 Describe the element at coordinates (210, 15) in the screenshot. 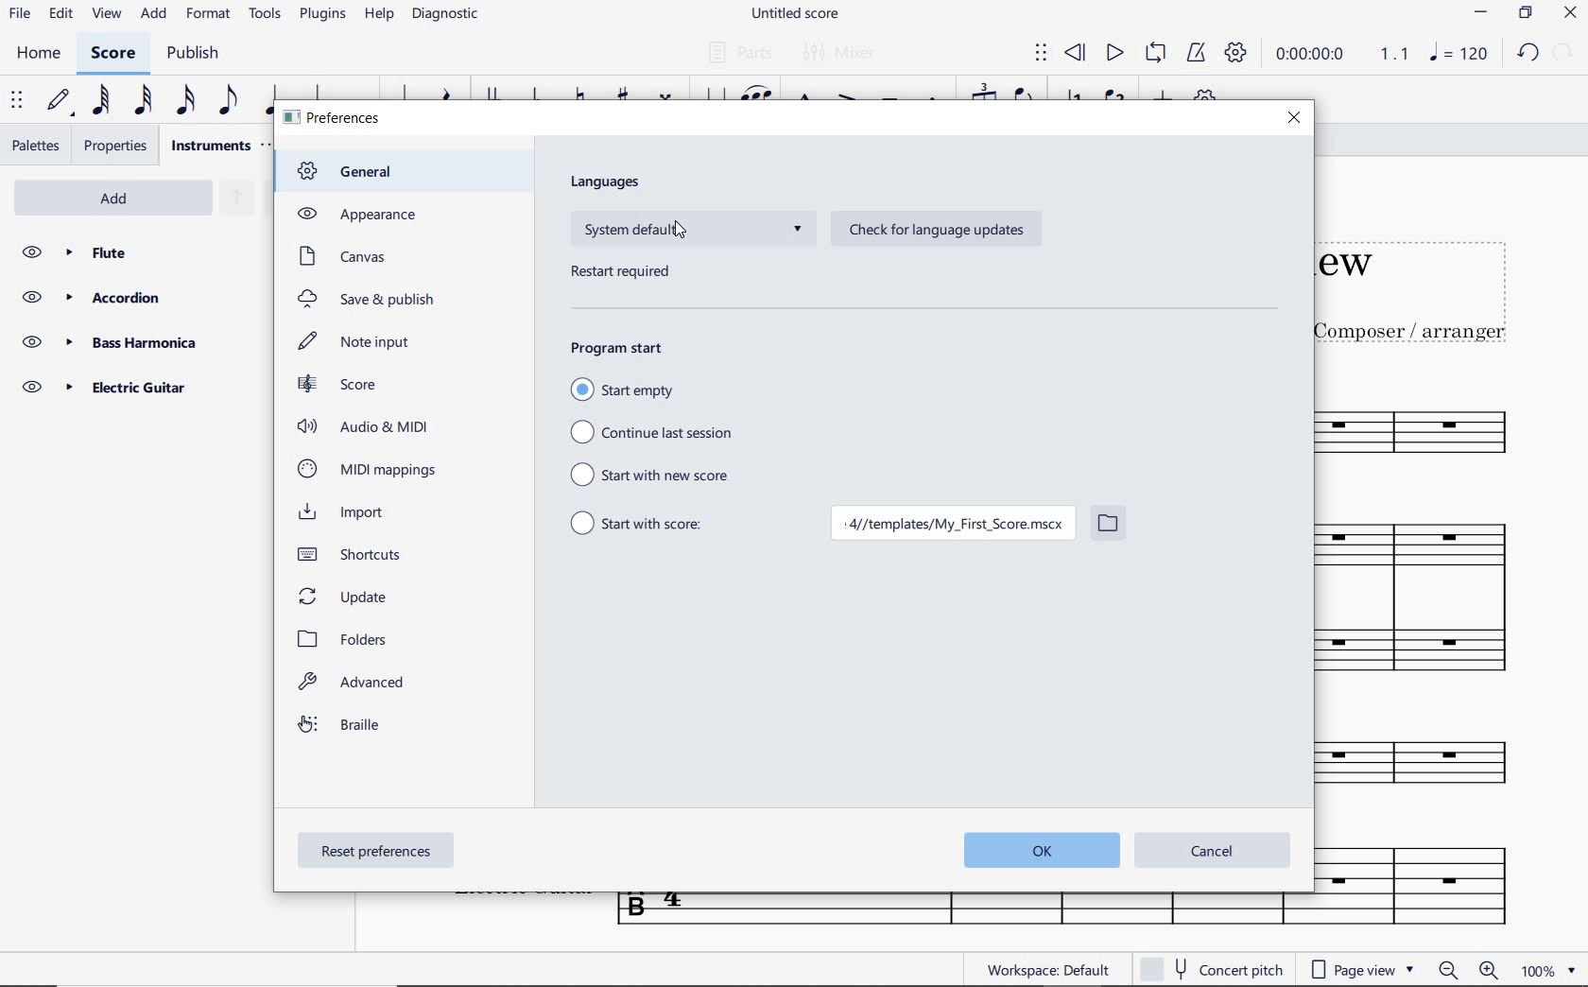

I see `format` at that location.